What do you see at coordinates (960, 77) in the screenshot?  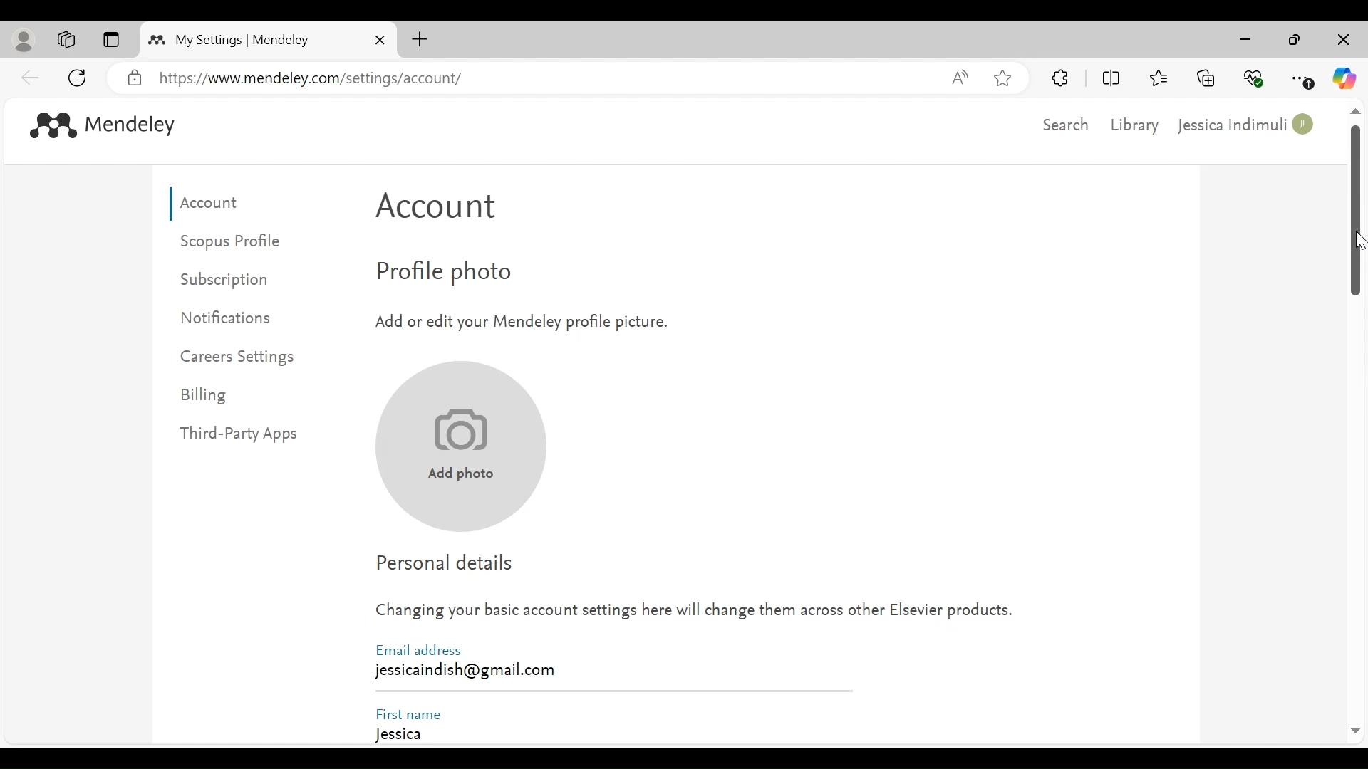 I see `Read aloud this page` at bounding box center [960, 77].